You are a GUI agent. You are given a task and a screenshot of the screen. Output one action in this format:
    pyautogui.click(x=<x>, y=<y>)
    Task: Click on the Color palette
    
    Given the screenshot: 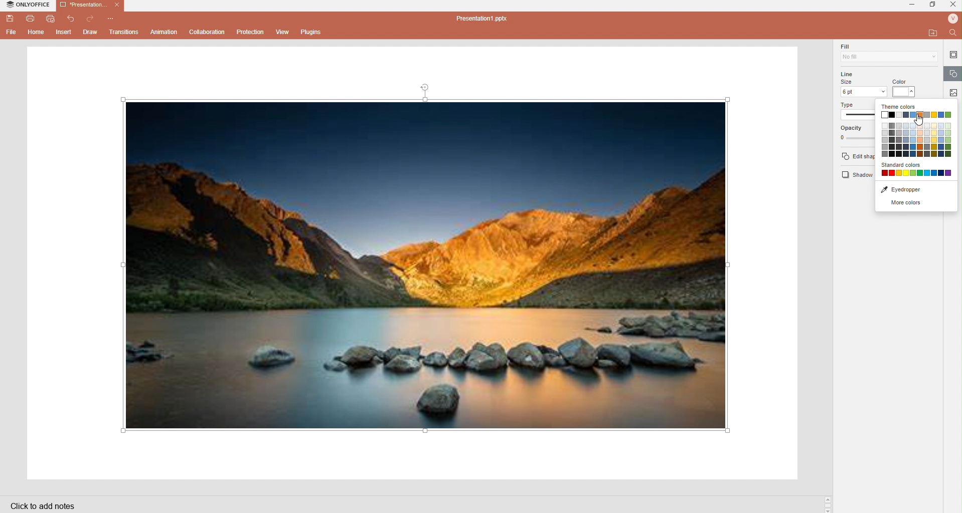 What is the action you would take?
    pyautogui.click(x=917, y=135)
    